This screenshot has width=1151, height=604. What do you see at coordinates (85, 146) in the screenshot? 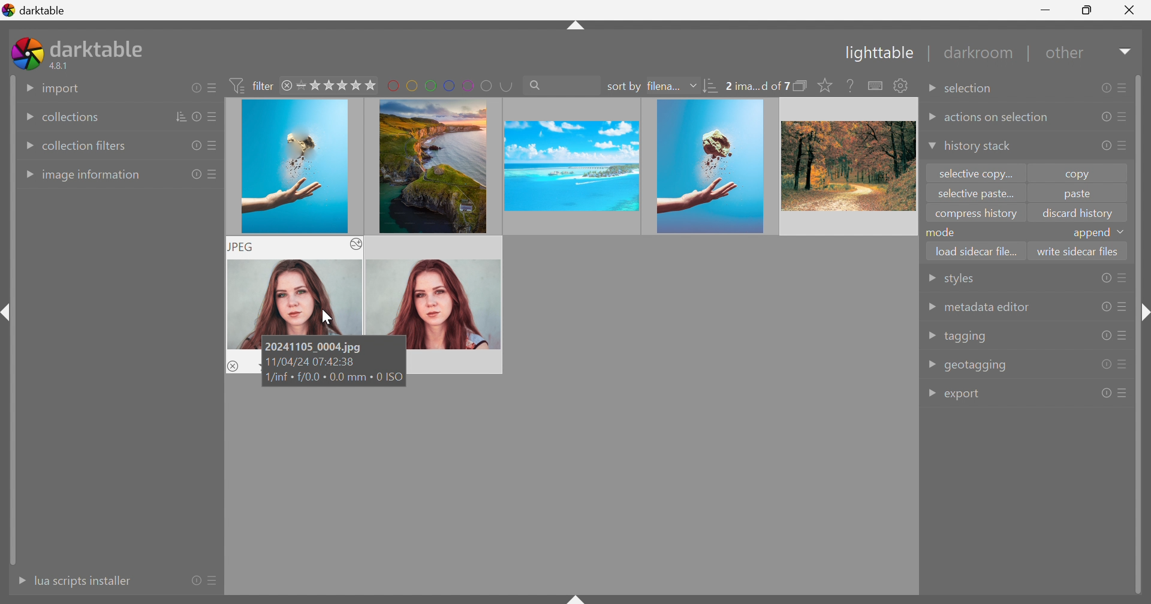
I see `collection filters` at bounding box center [85, 146].